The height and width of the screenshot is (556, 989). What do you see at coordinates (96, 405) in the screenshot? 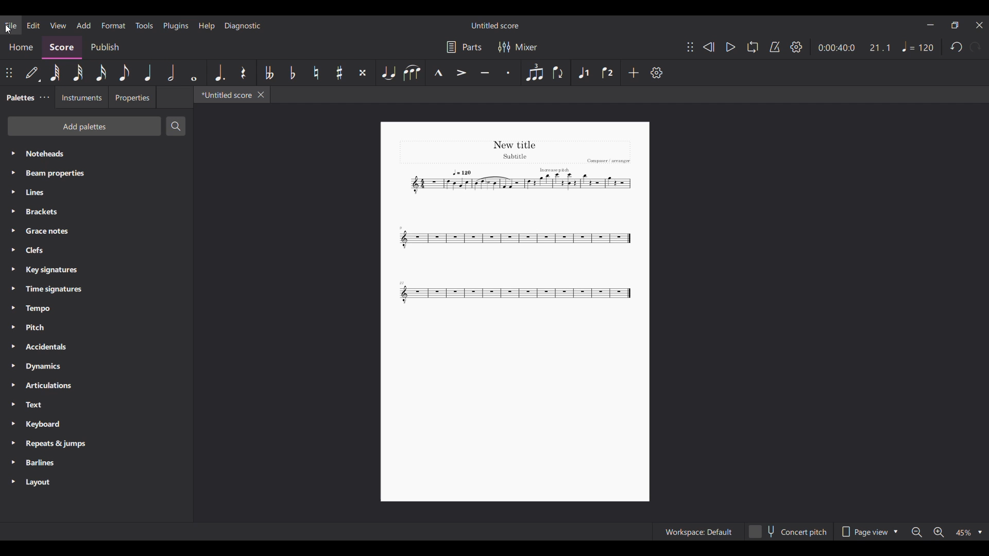
I see `Text` at bounding box center [96, 405].